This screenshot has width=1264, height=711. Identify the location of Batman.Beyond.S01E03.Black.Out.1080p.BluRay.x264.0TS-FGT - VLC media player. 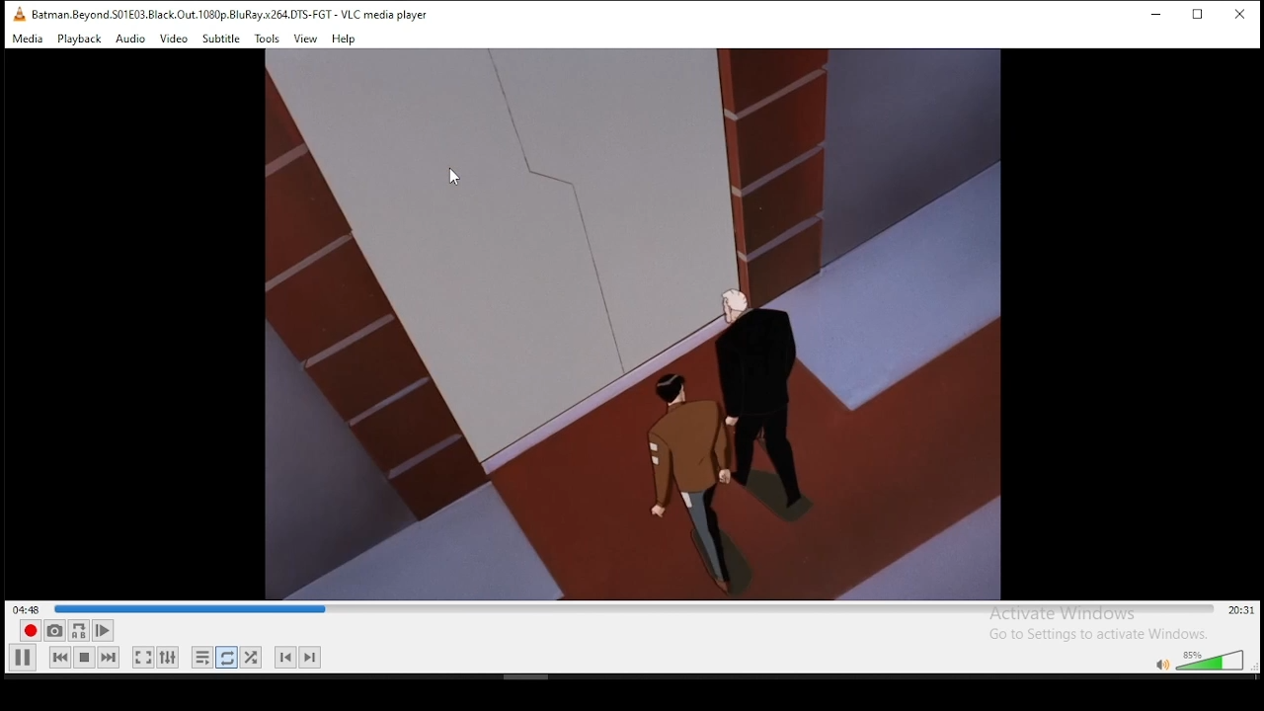
(220, 15).